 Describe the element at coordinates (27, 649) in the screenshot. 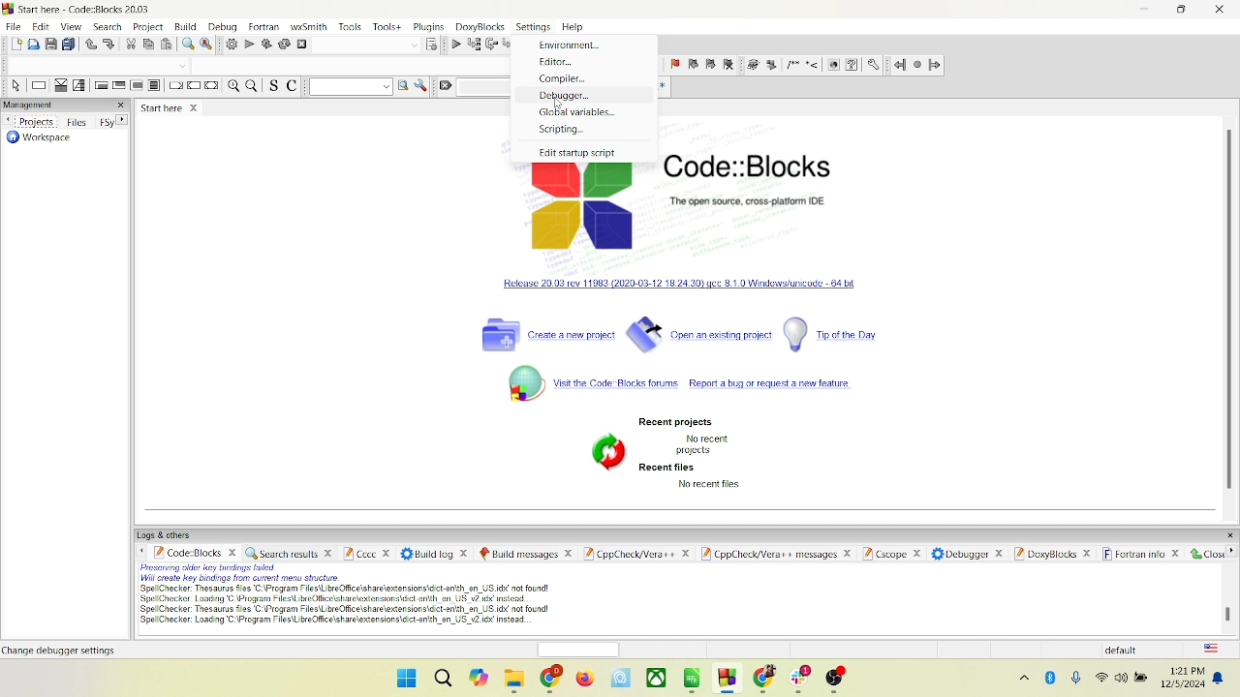

I see `text` at that location.